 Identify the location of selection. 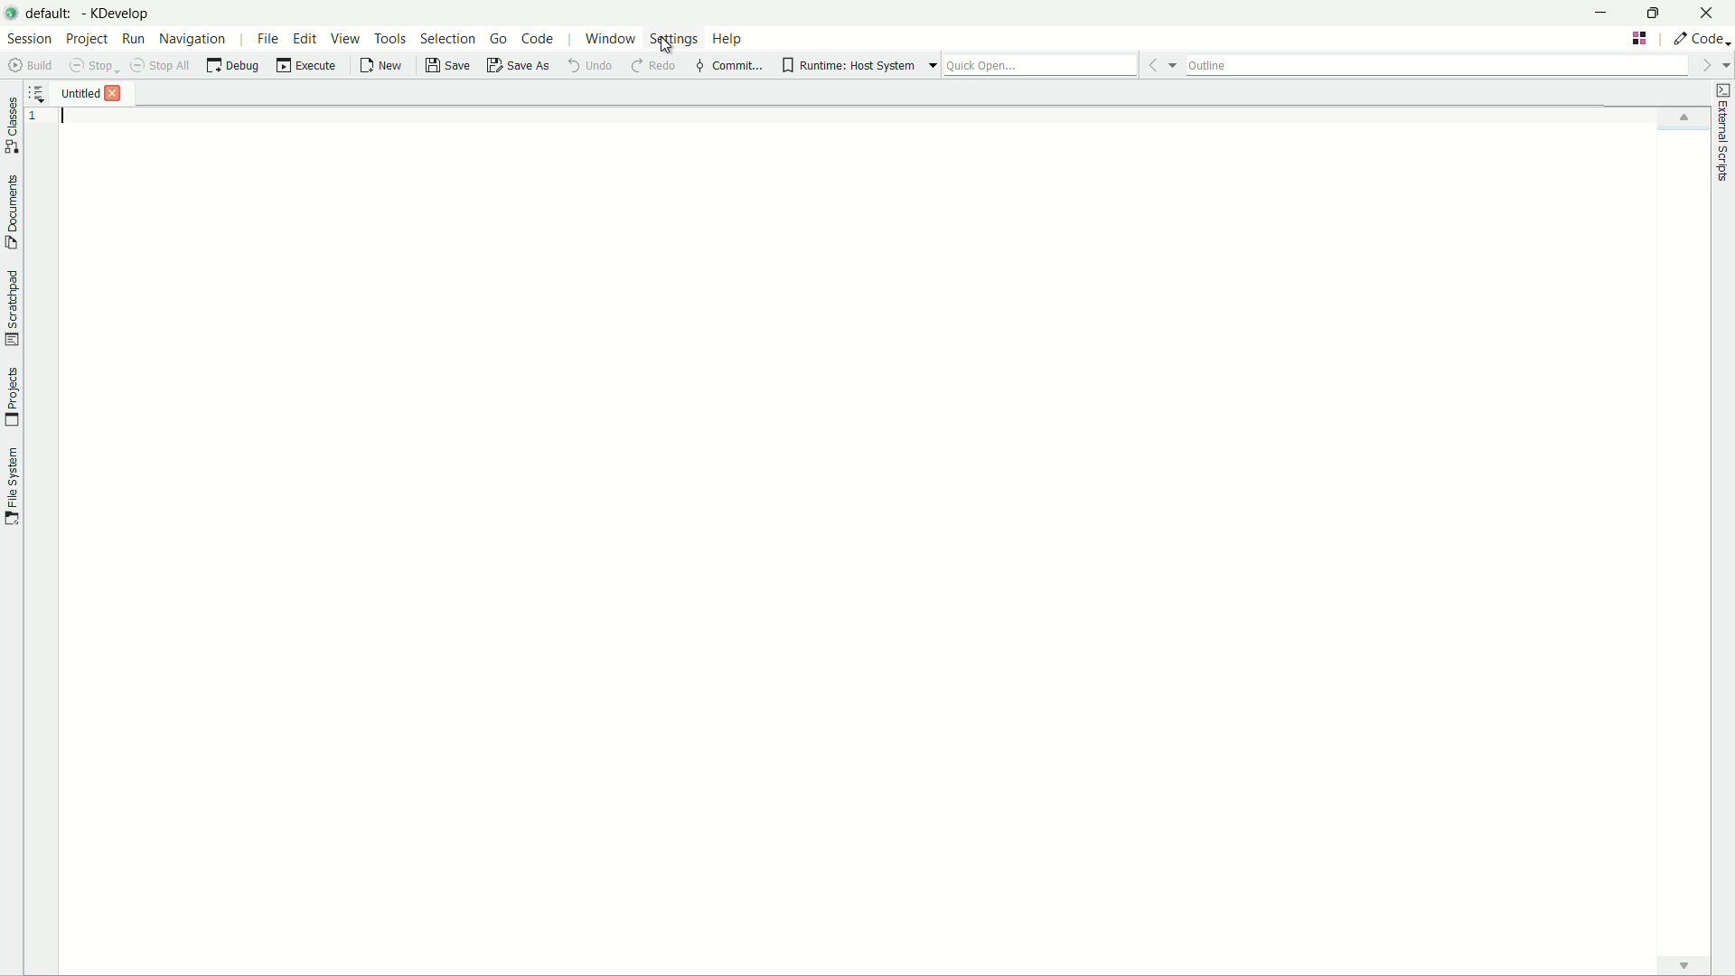
(445, 39).